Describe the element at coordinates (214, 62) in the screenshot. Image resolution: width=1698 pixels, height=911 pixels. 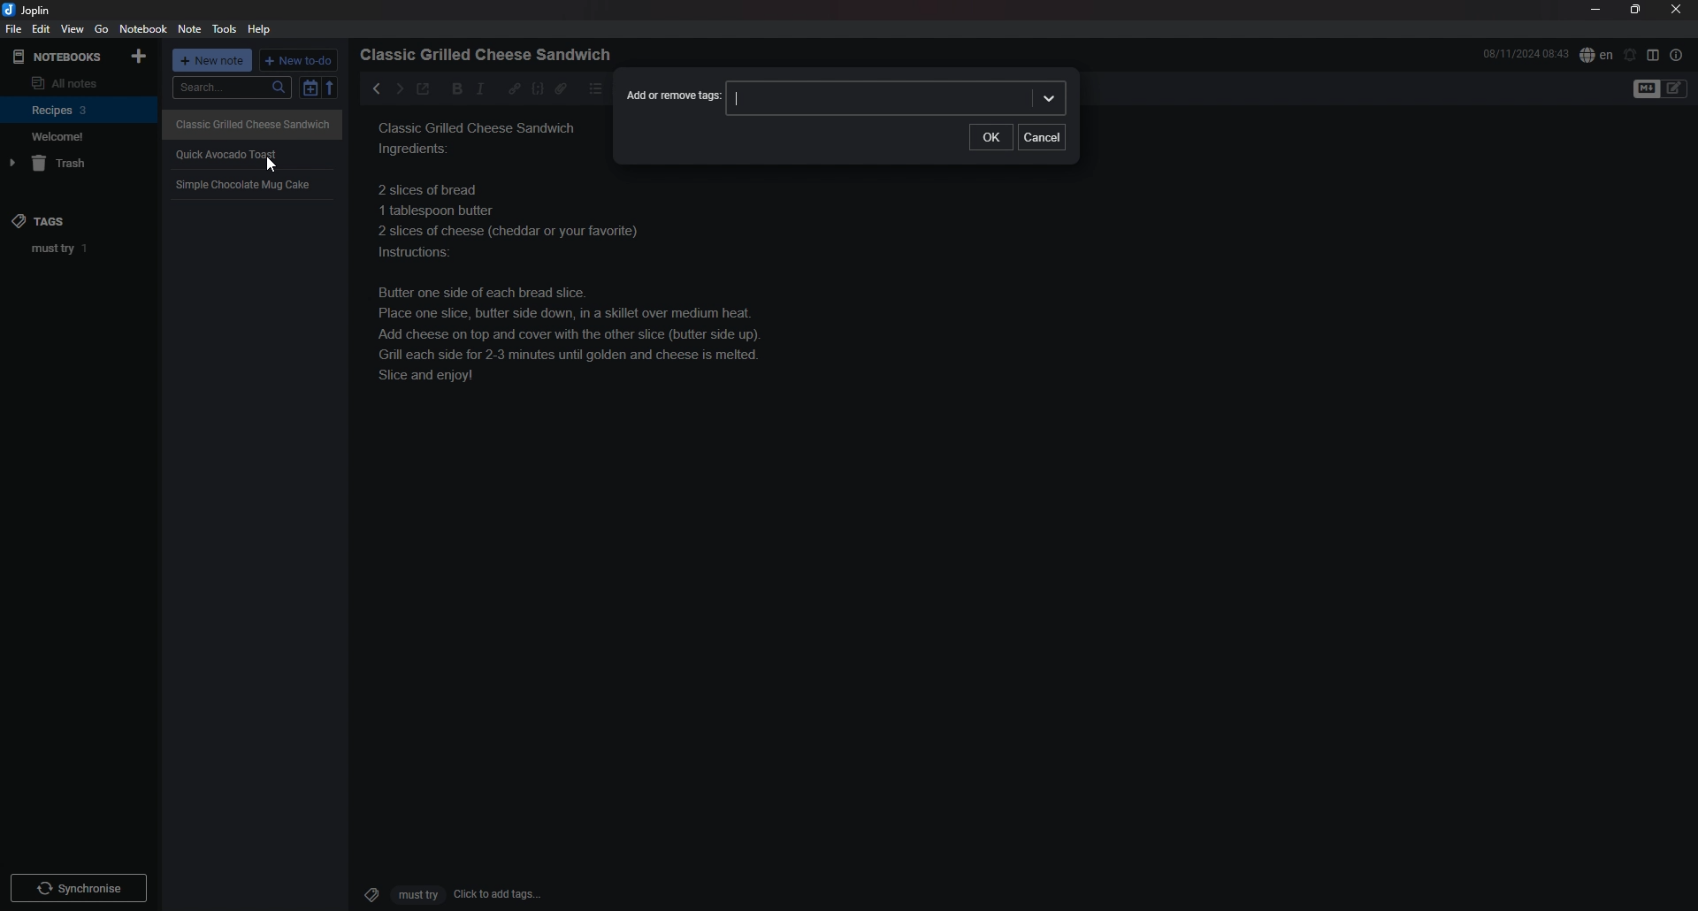
I see `new note` at that location.